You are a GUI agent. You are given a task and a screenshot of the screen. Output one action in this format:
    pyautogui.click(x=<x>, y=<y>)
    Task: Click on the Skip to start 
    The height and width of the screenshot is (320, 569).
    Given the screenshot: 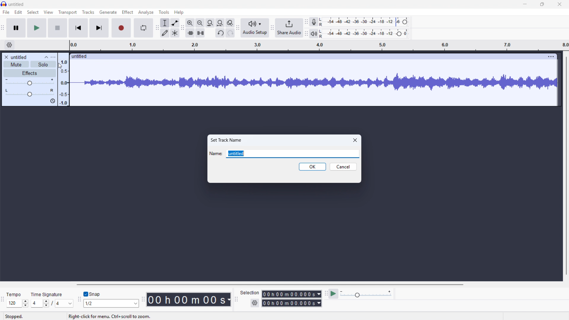 What is the action you would take?
    pyautogui.click(x=78, y=28)
    